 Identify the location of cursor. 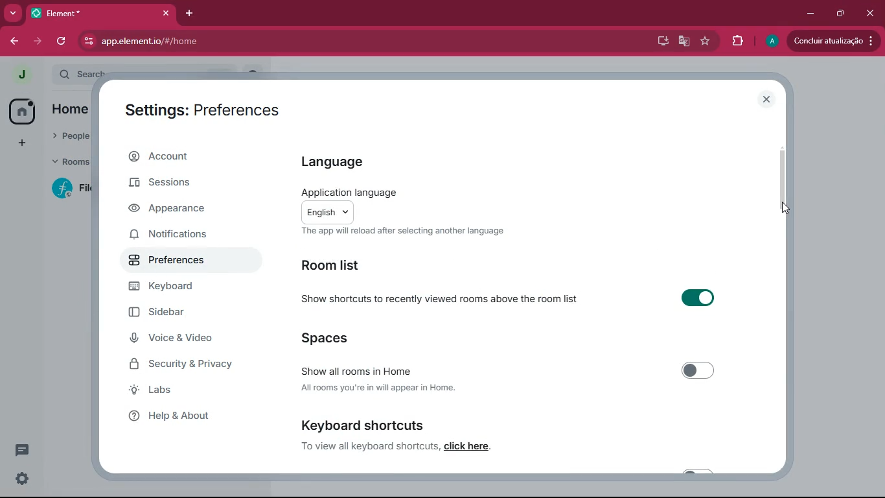
(787, 209).